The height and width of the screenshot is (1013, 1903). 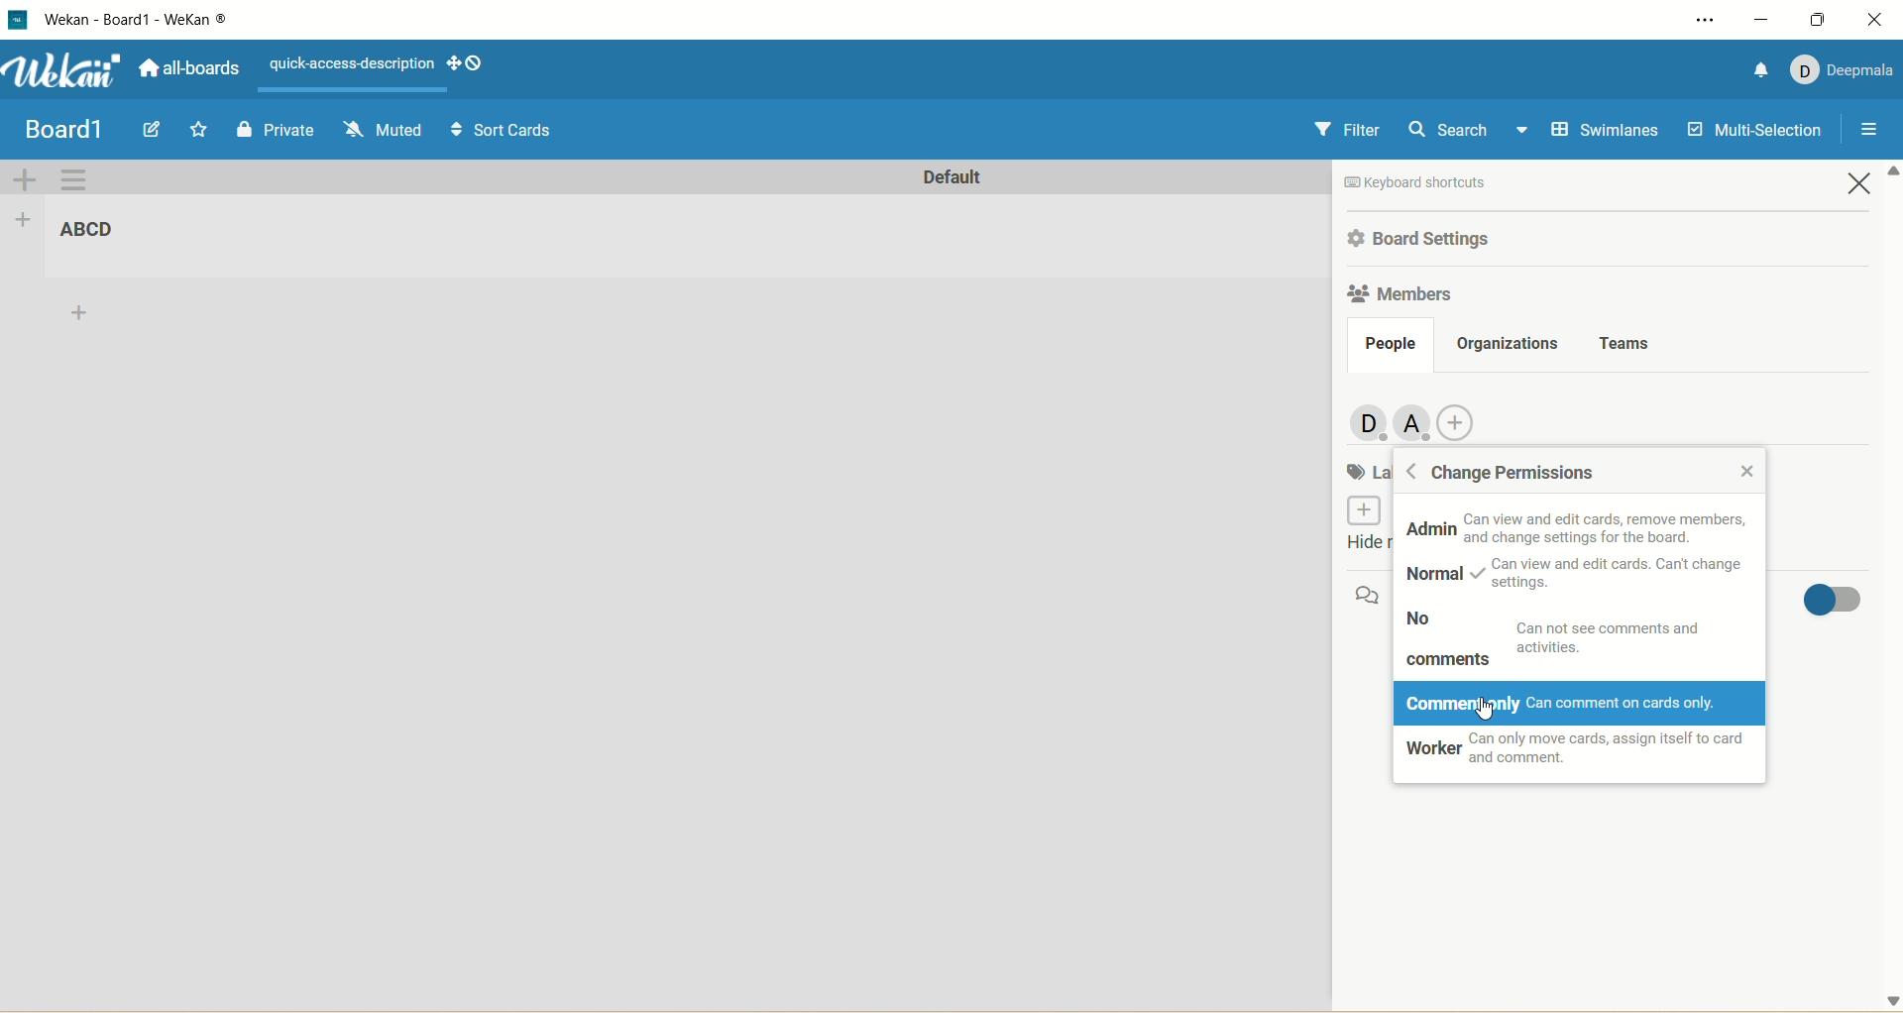 I want to click on filter, so click(x=1346, y=131).